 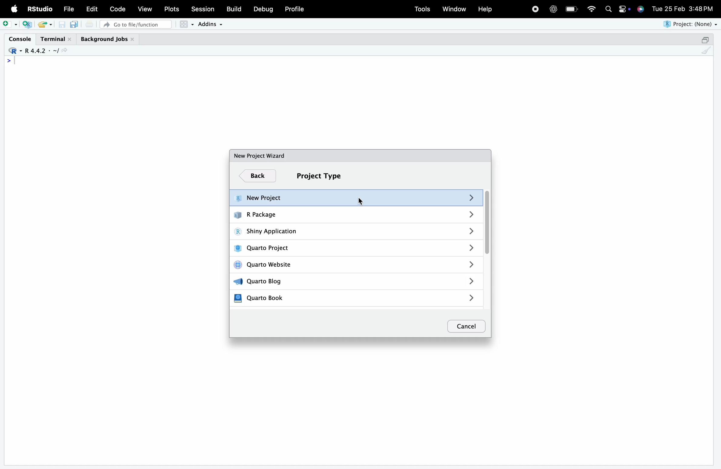 I want to click on cursor, so click(x=361, y=201).